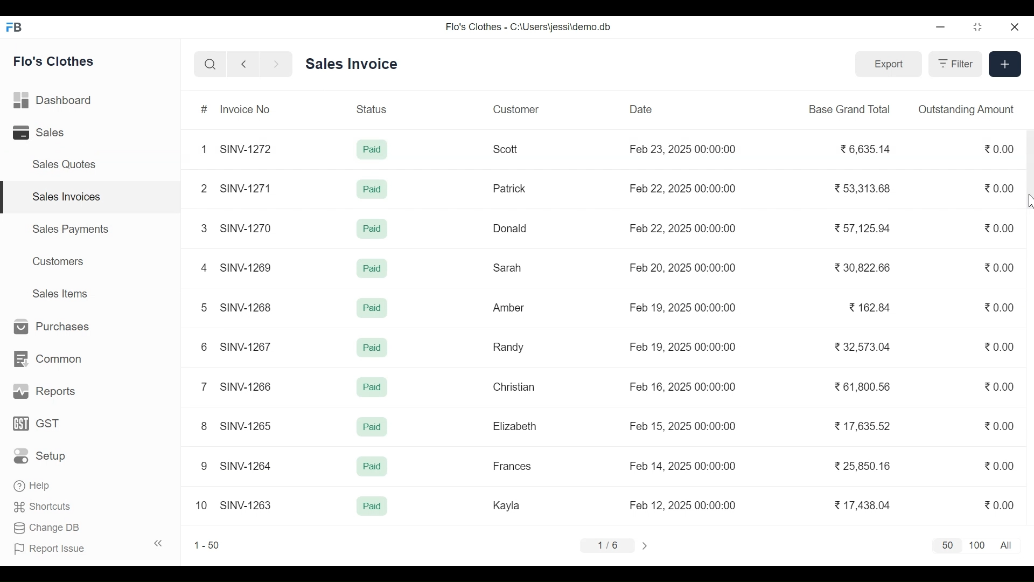 This screenshot has width=1034, height=582. What do you see at coordinates (867, 150) in the screenshot?
I see `6,635.14` at bounding box center [867, 150].